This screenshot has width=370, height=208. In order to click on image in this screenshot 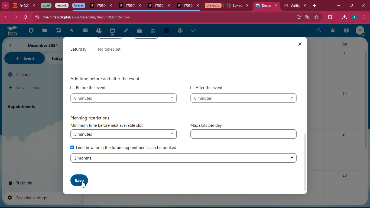, I will do `click(59, 31)`.